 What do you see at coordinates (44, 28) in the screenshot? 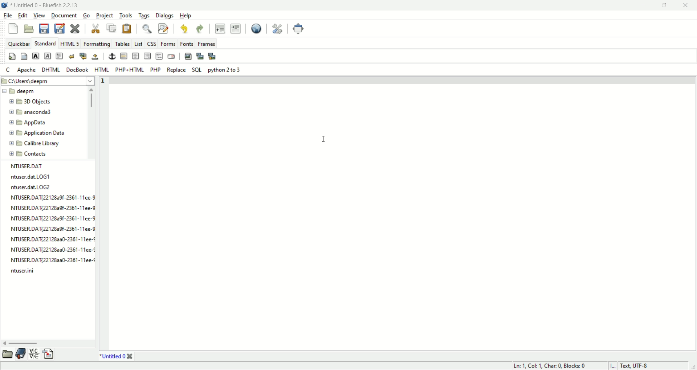
I see `save current file` at bounding box center [44, 28].